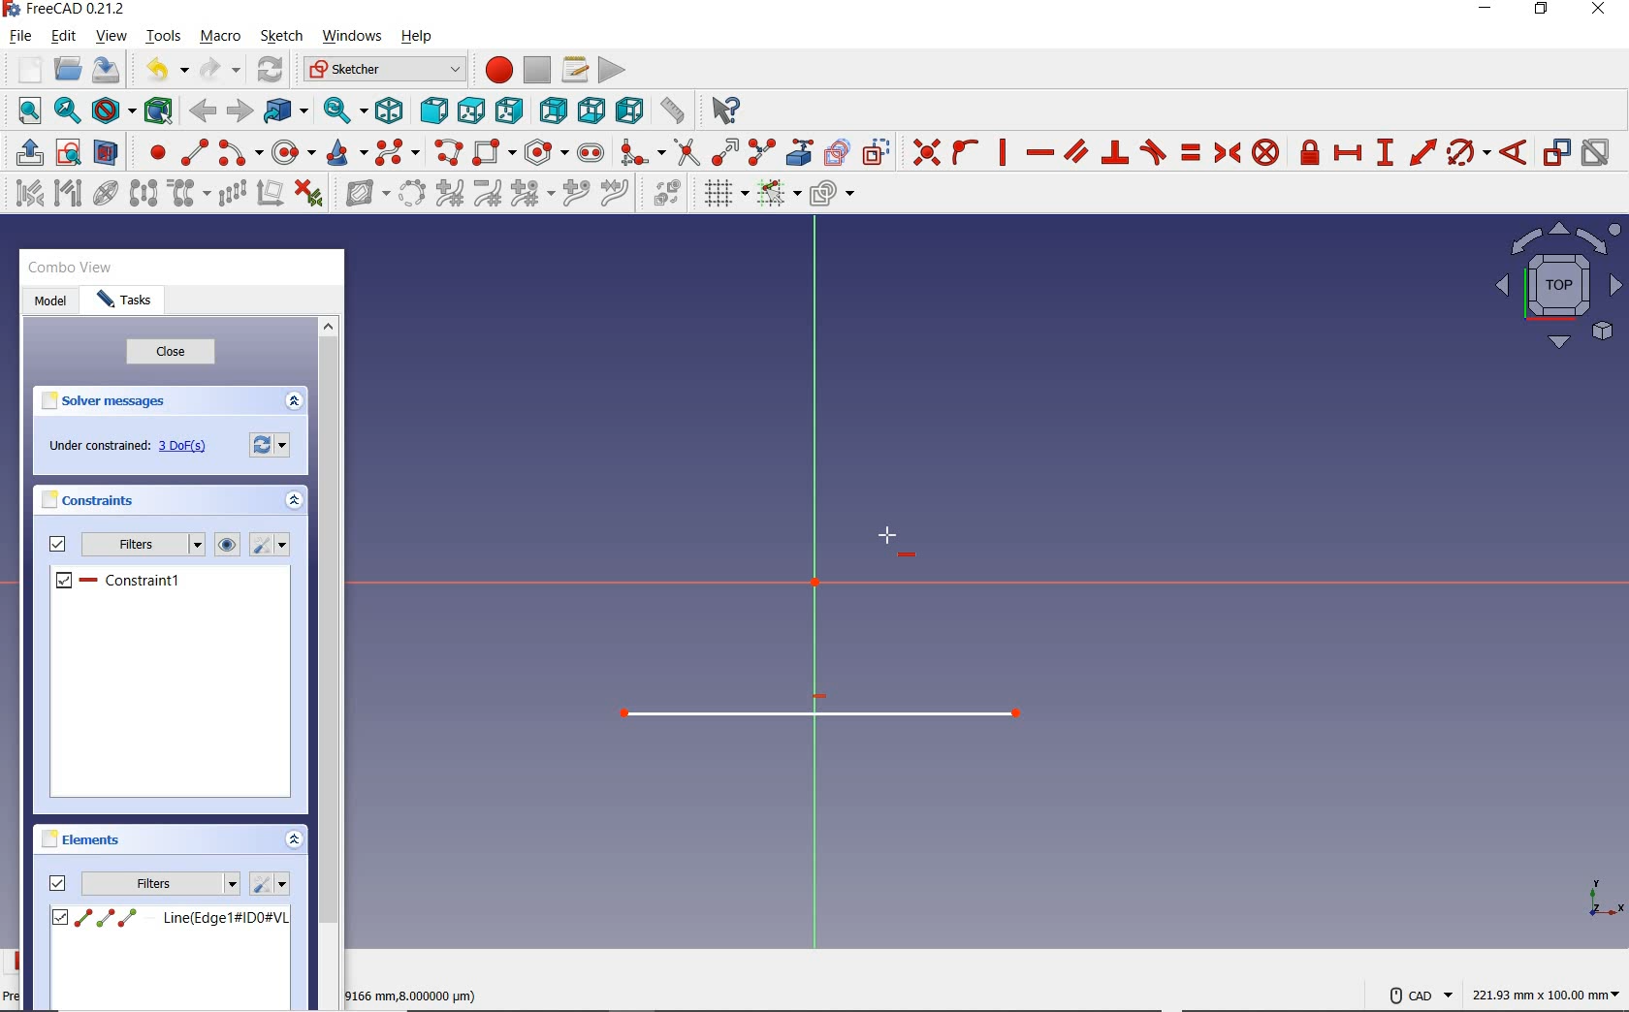 This screenshot has width=1629, height=1012. Describe the element at coordinates (818, 714) in the screenshot. I see ` a dimension constraint added to shape` at that location.